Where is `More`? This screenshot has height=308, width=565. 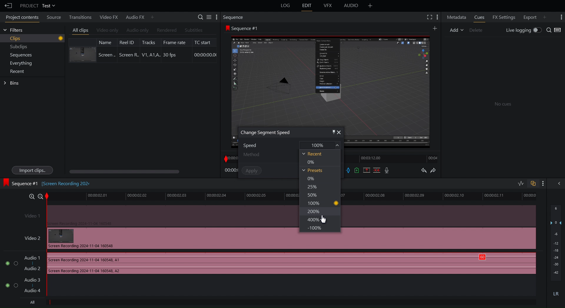 More is located at coordinates (153, 17).